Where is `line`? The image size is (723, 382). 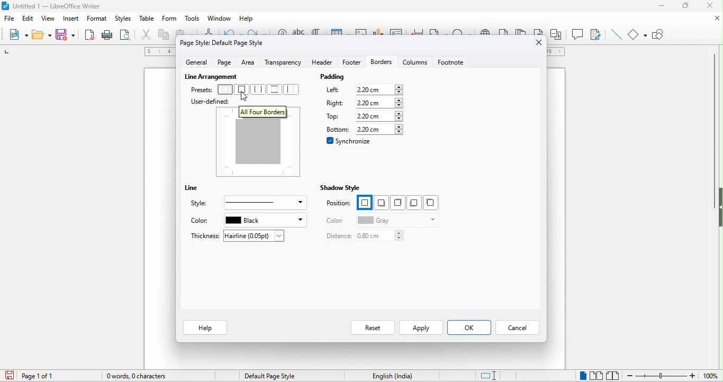 line is located at coordinates (615, 34).